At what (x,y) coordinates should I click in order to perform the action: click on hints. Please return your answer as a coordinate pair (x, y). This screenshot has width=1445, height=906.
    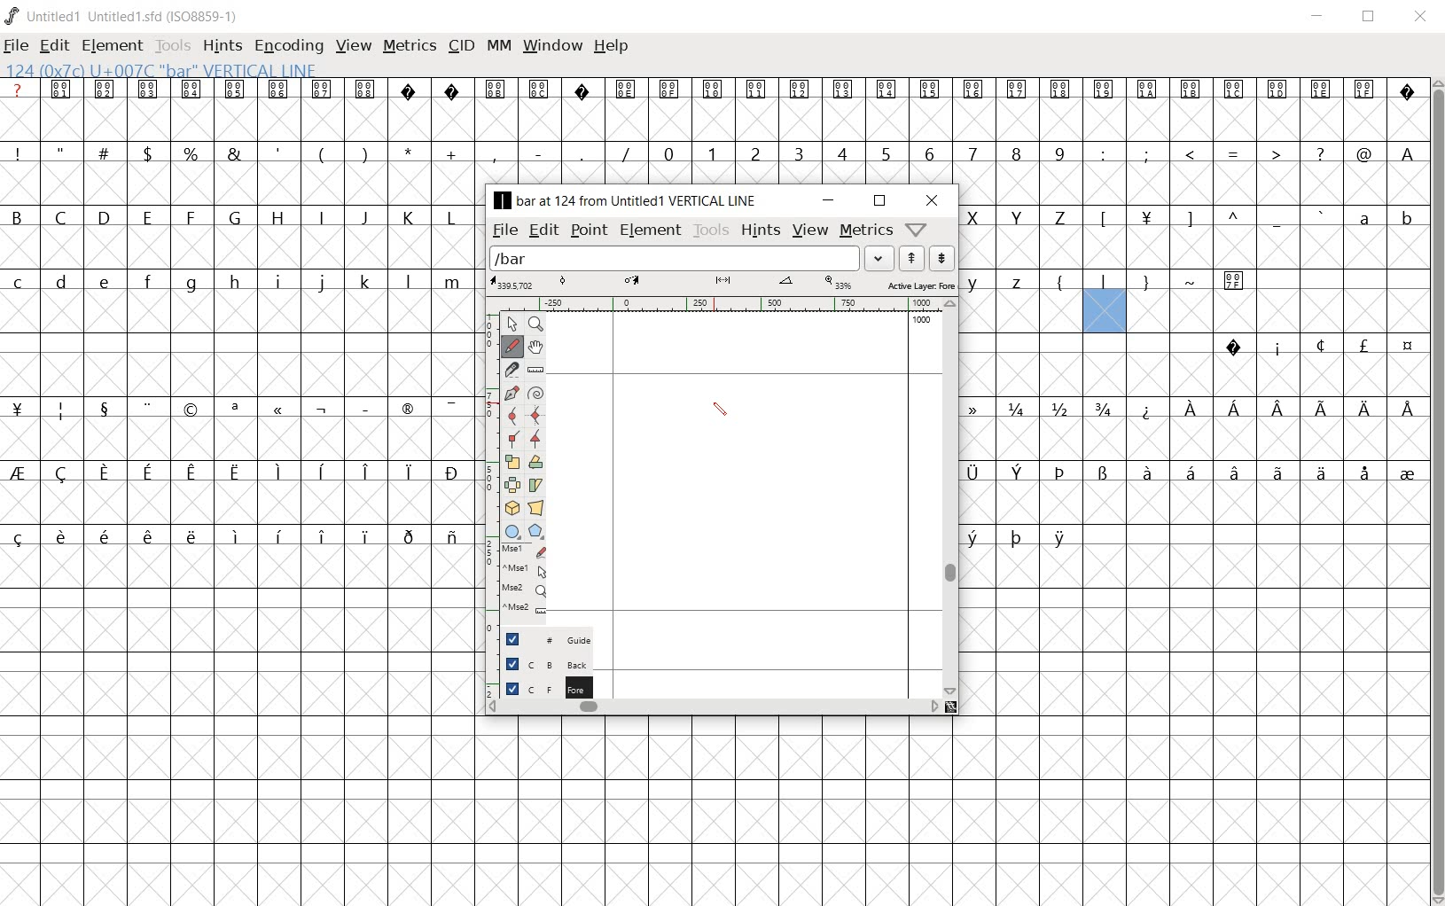
    Looking at the image, I should click on (760, 230).